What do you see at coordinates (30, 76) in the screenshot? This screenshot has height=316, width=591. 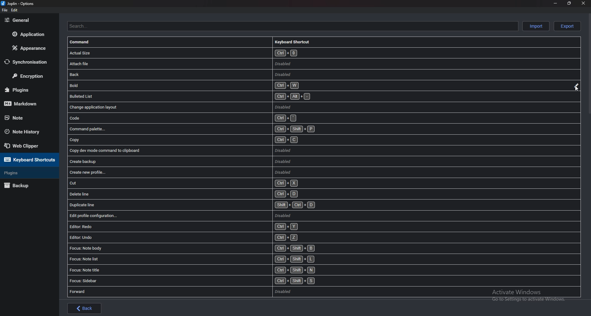 I see `Encryption` at bounding box center [30, 76].